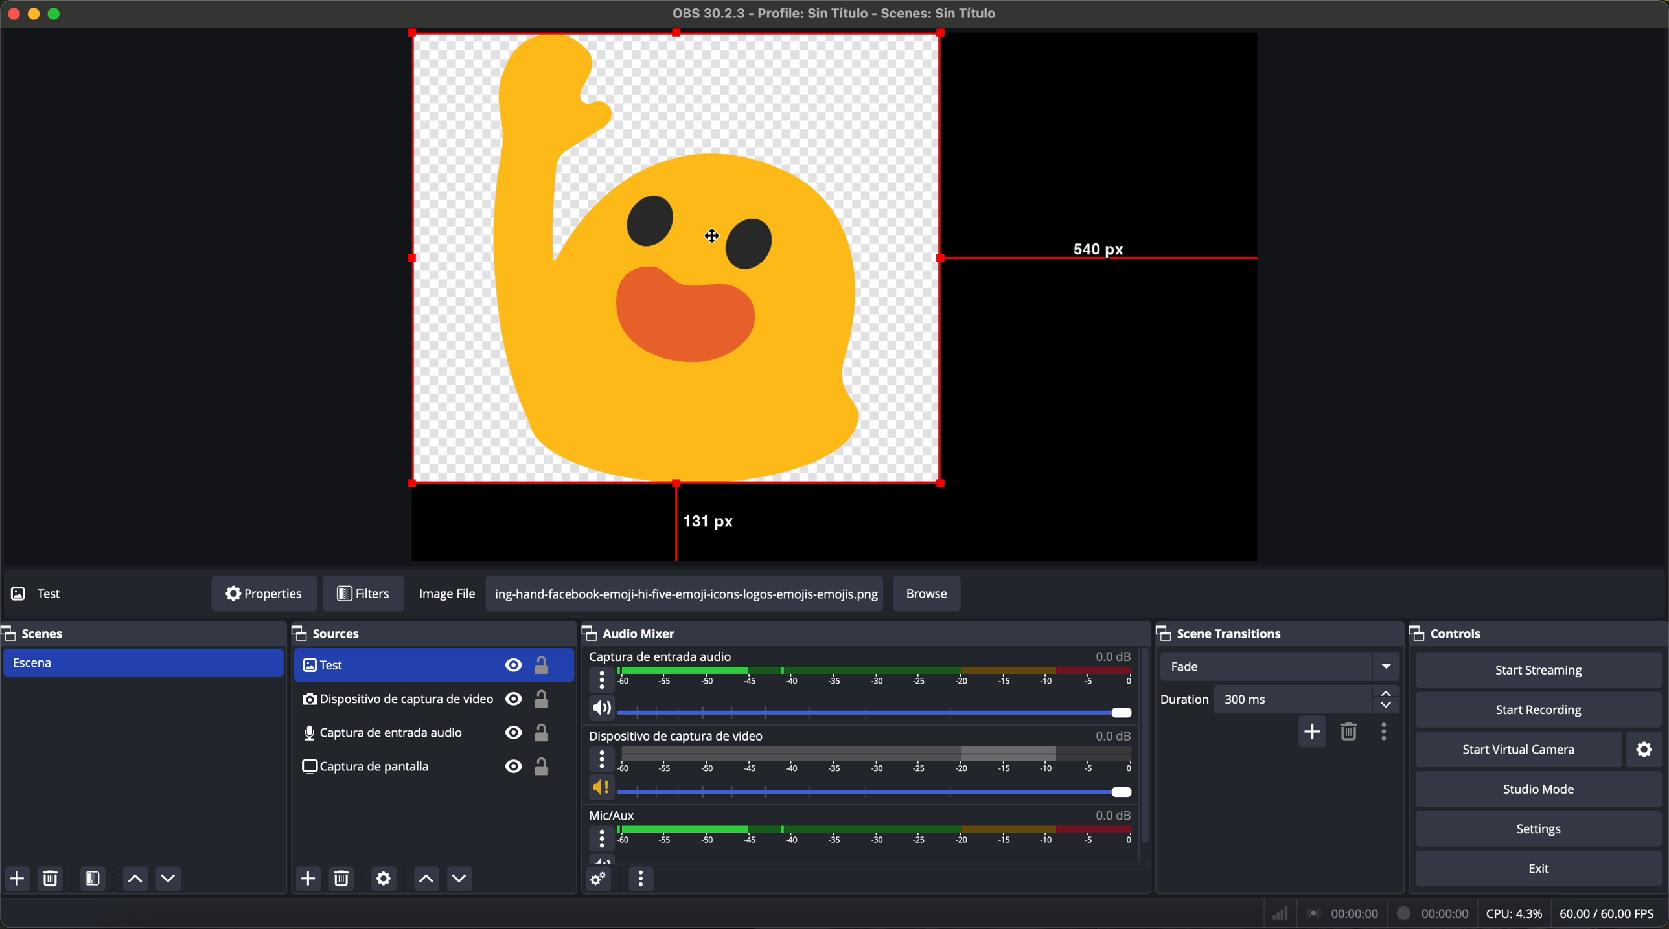  Describe the element at coordinates (1114, 655) in the screenshot. I see `0.0 dB` at that location.